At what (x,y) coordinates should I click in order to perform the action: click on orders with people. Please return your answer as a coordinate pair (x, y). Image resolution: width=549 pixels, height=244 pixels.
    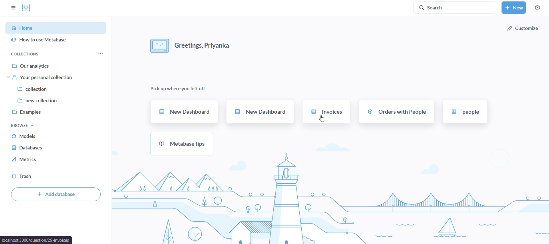
    Looking at the image, I should click on (398, 112).